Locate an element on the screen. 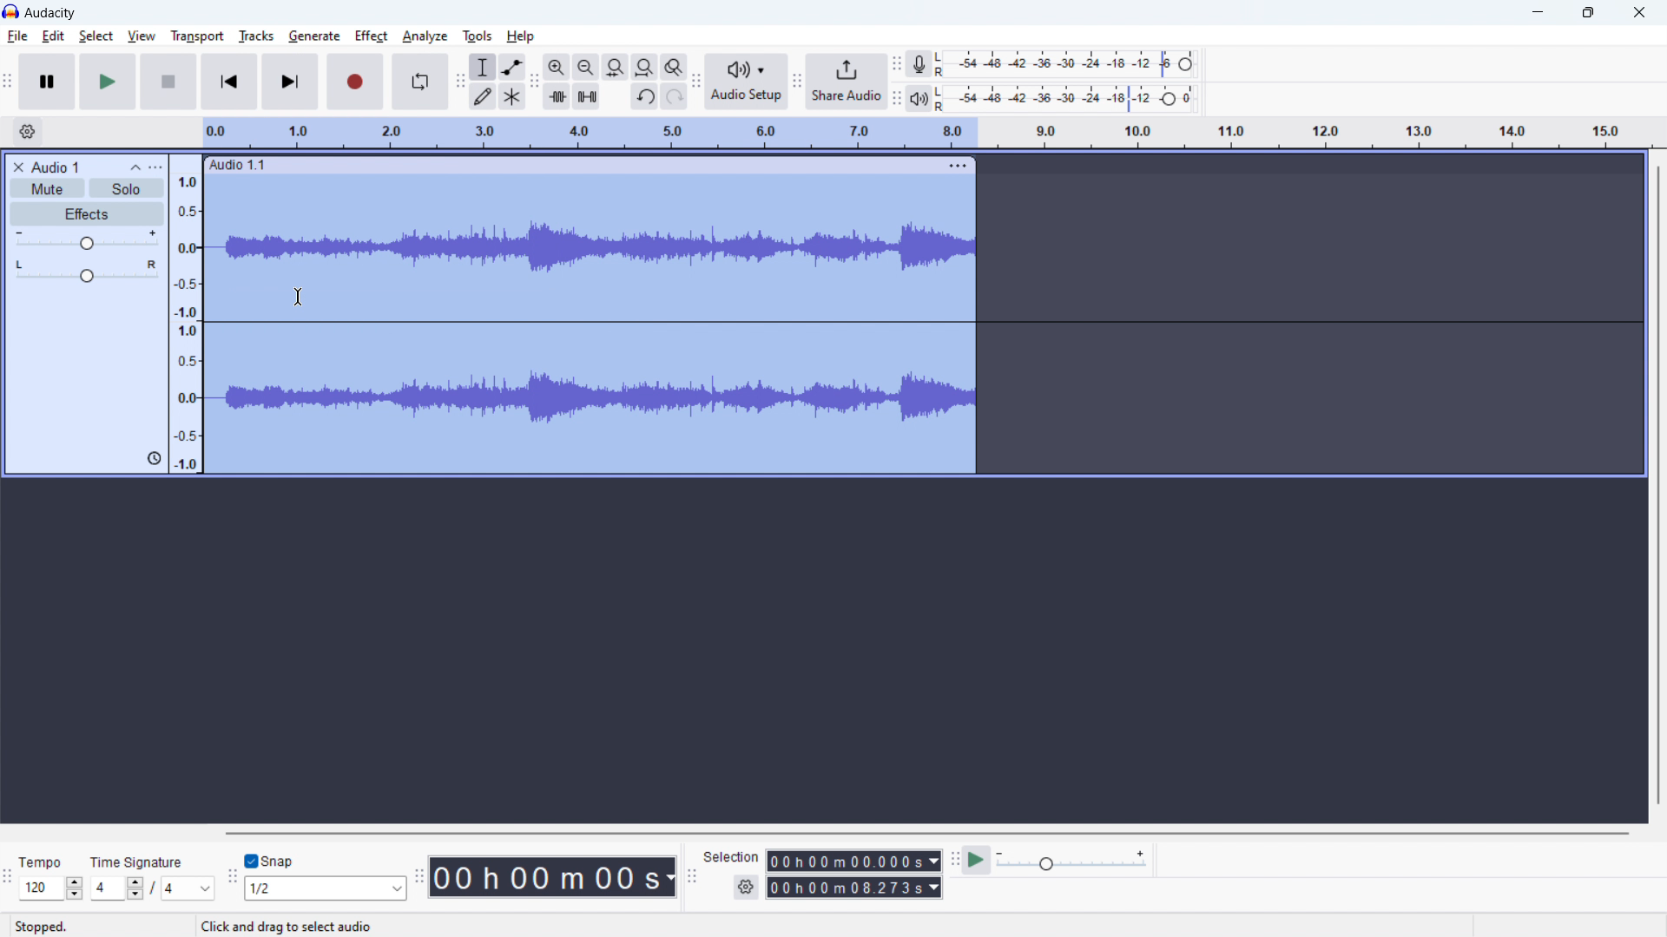  fir project to width is located at coordinates (644, 67).